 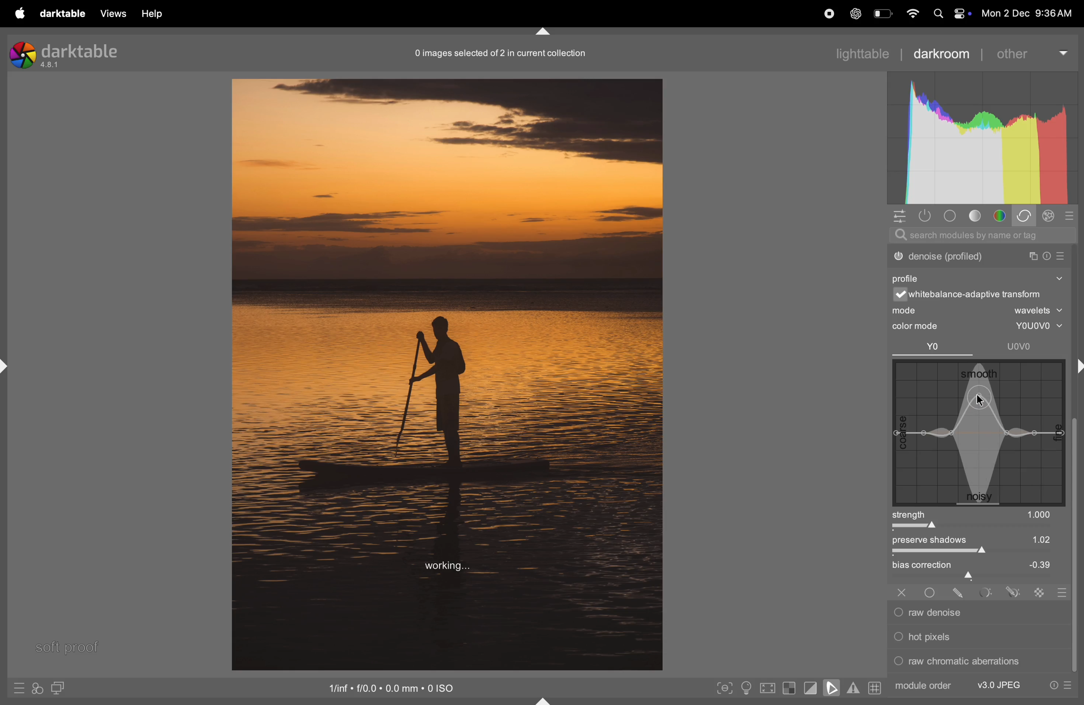 I want to click on help, so click(x=154, y=13).